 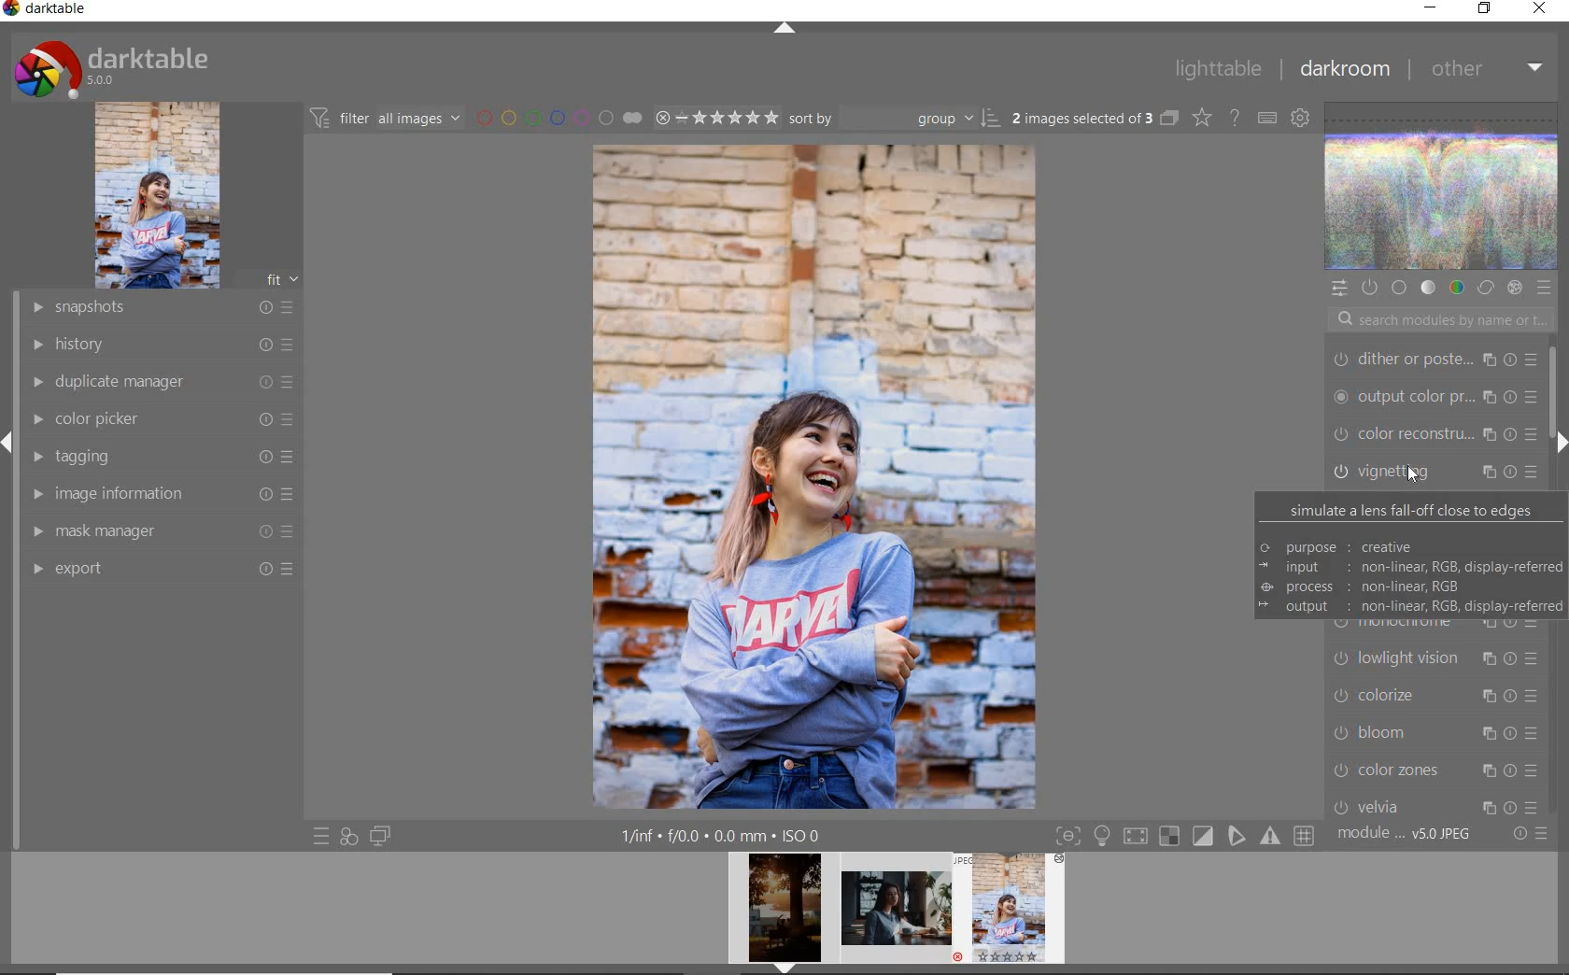 What do you see at coordinates (1401, 289) in the screenshot?
I see `base ` at bounding box center [1401, 289].